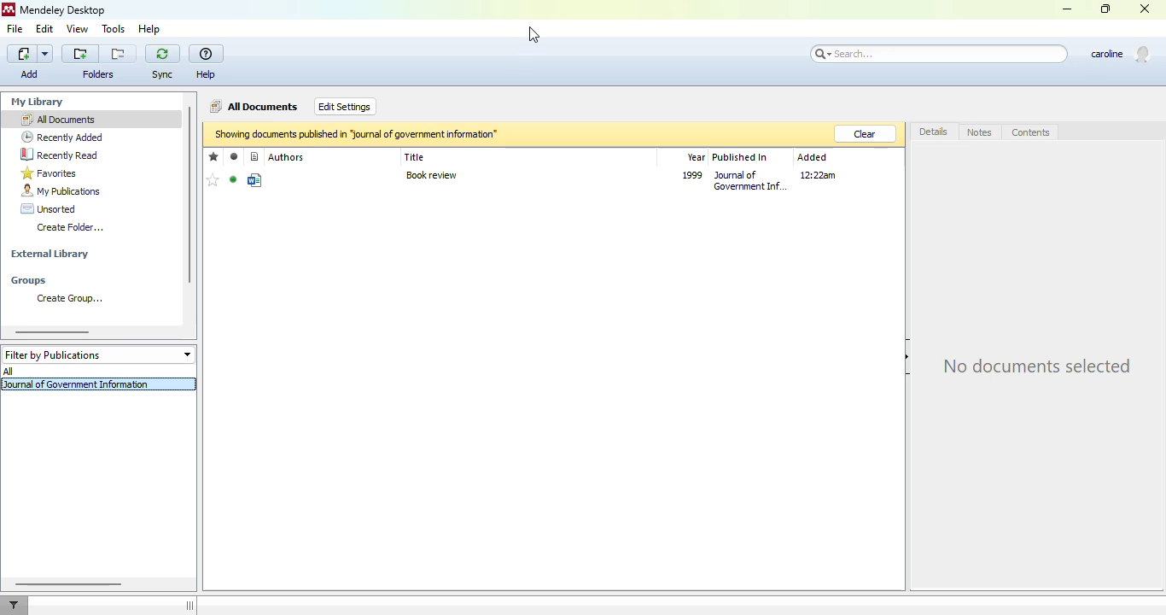  Describe the element at coordinates (214, 180) in the screenshot. I see `mark as favorites` at that location.